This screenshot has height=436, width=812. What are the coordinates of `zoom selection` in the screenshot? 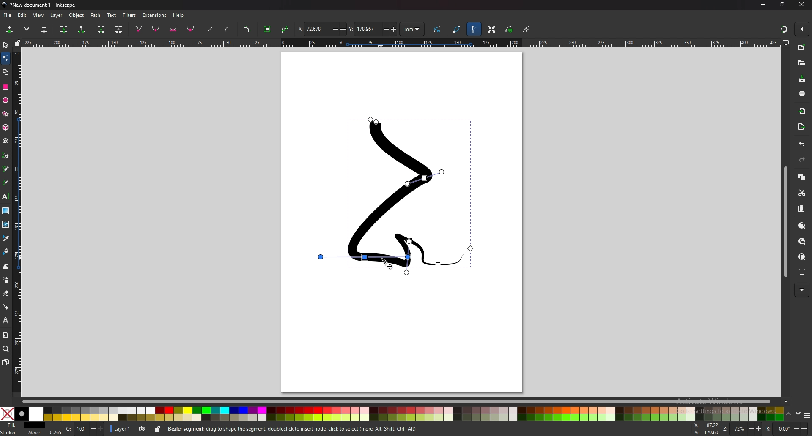 It's located at (802, 226).